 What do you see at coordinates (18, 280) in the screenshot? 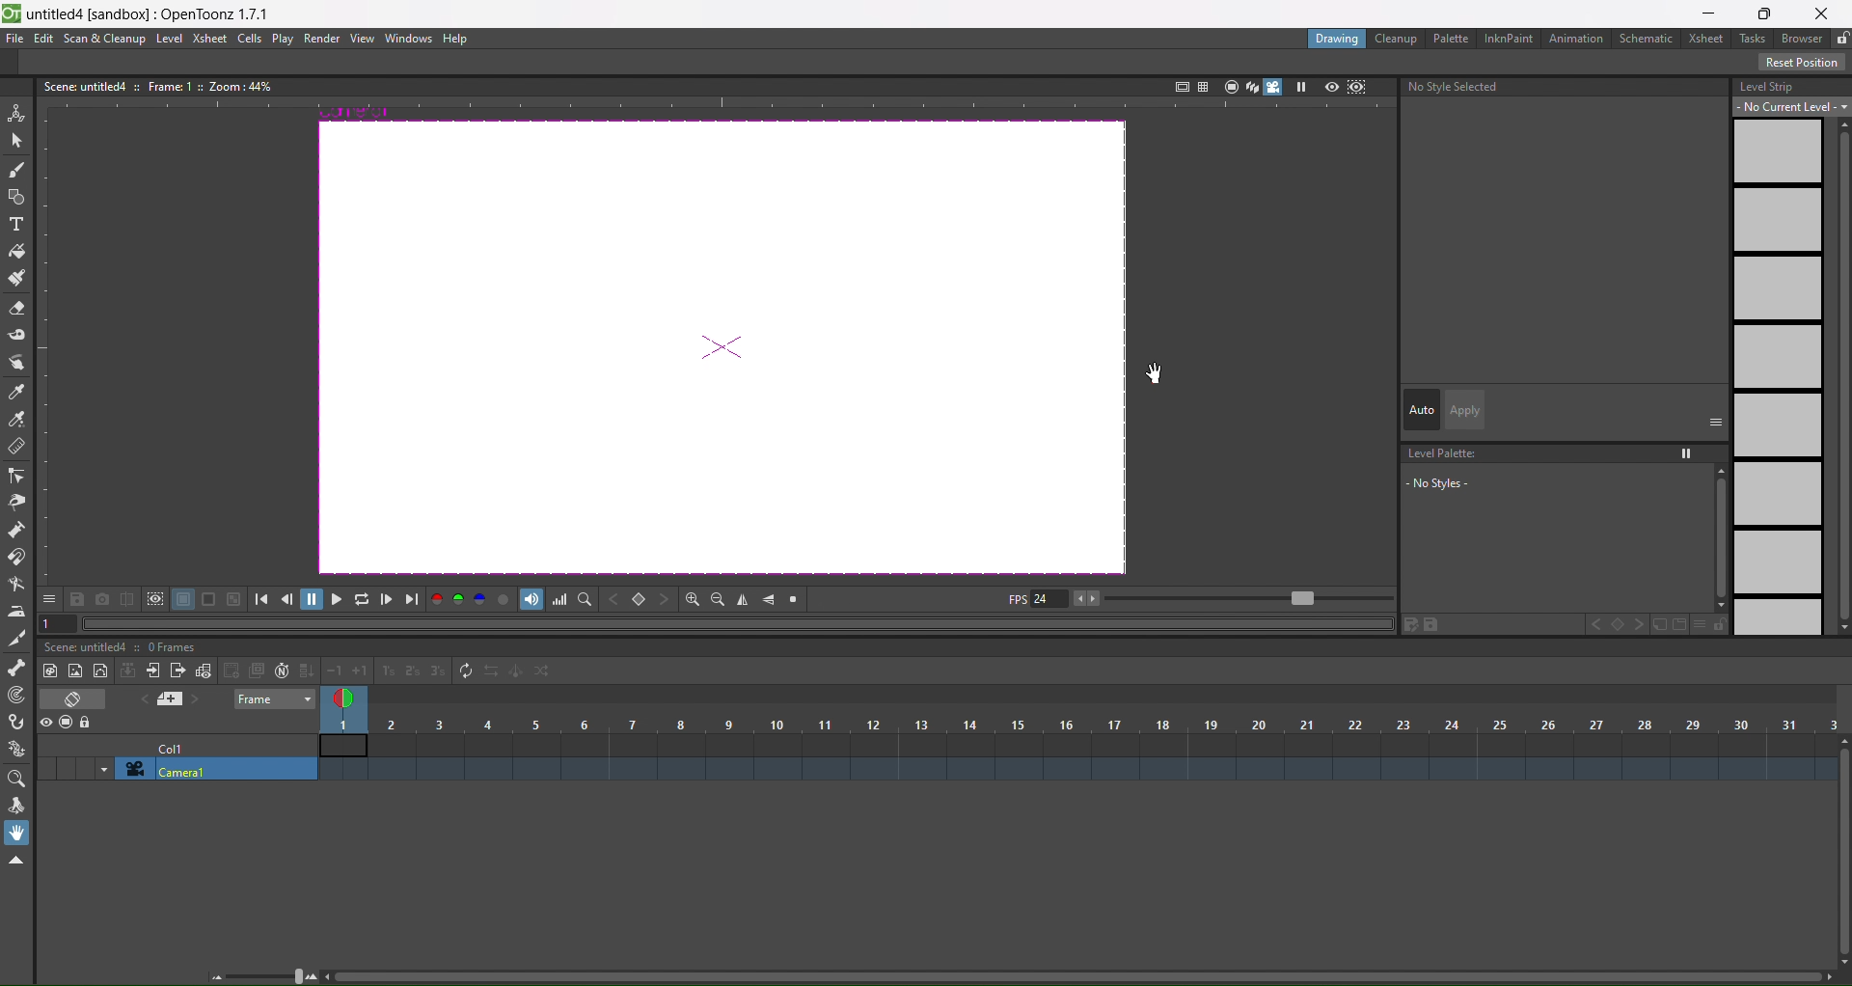
I see `paint brush tool` at bounding box center [18, 280].